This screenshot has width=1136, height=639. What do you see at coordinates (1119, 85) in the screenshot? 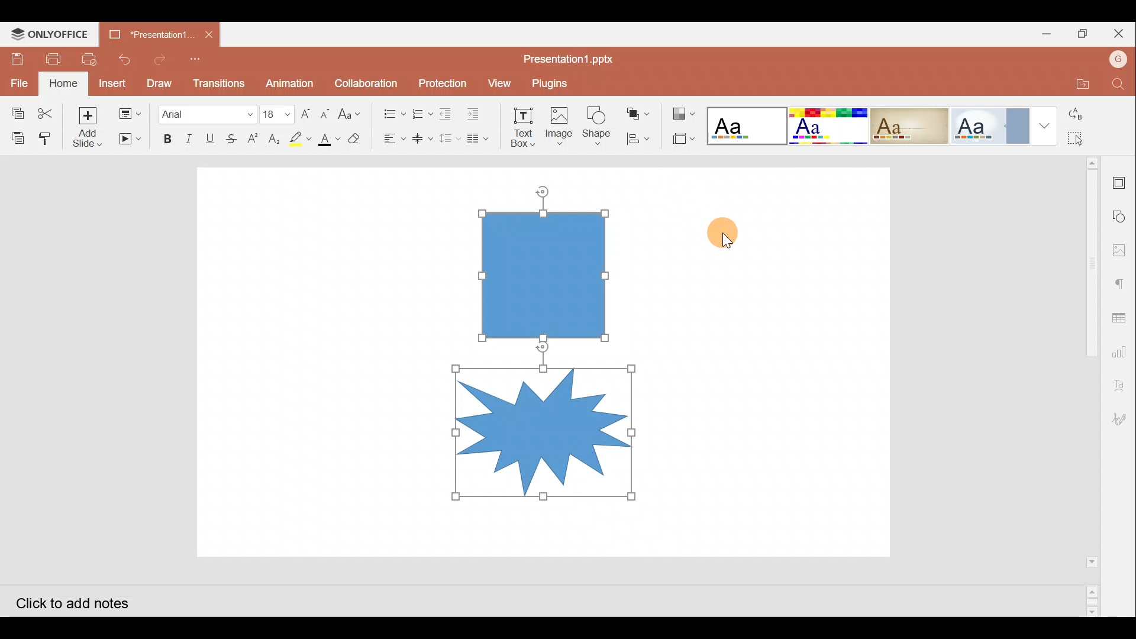
I see `Find` at bounding box center [1119, 85].